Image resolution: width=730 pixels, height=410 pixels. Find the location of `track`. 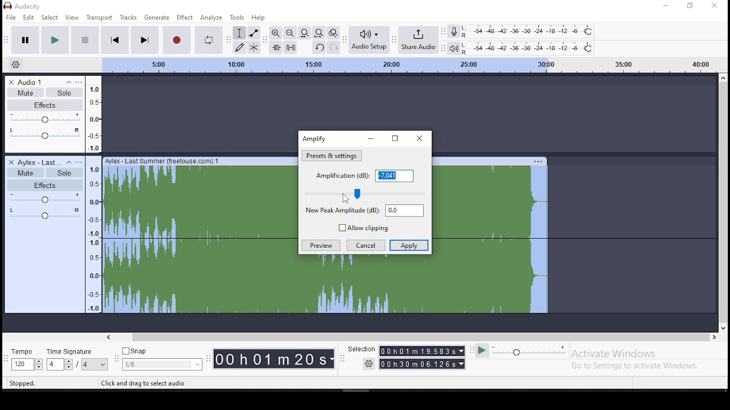

track is located at coordinates (202, 240).